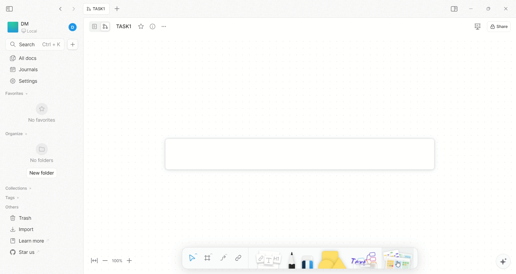  I want to click on learn more, so click(27, 240).